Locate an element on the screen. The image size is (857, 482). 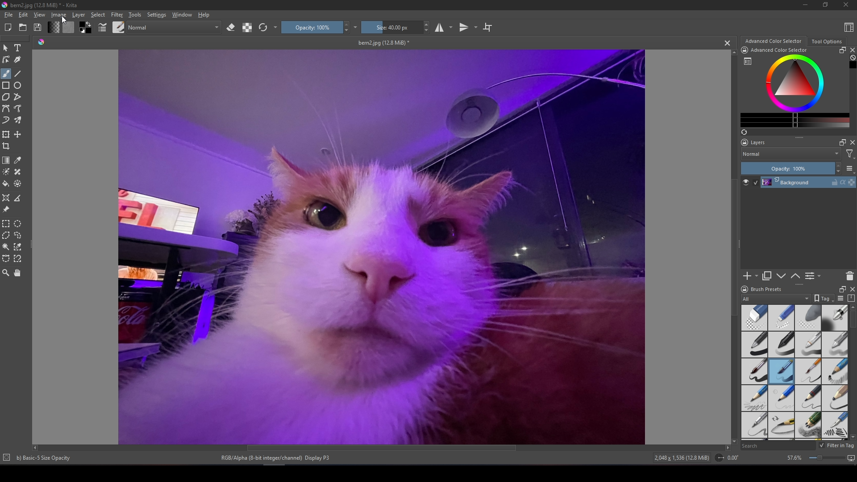
Rectangle tool is located at coordinates (6, 86).